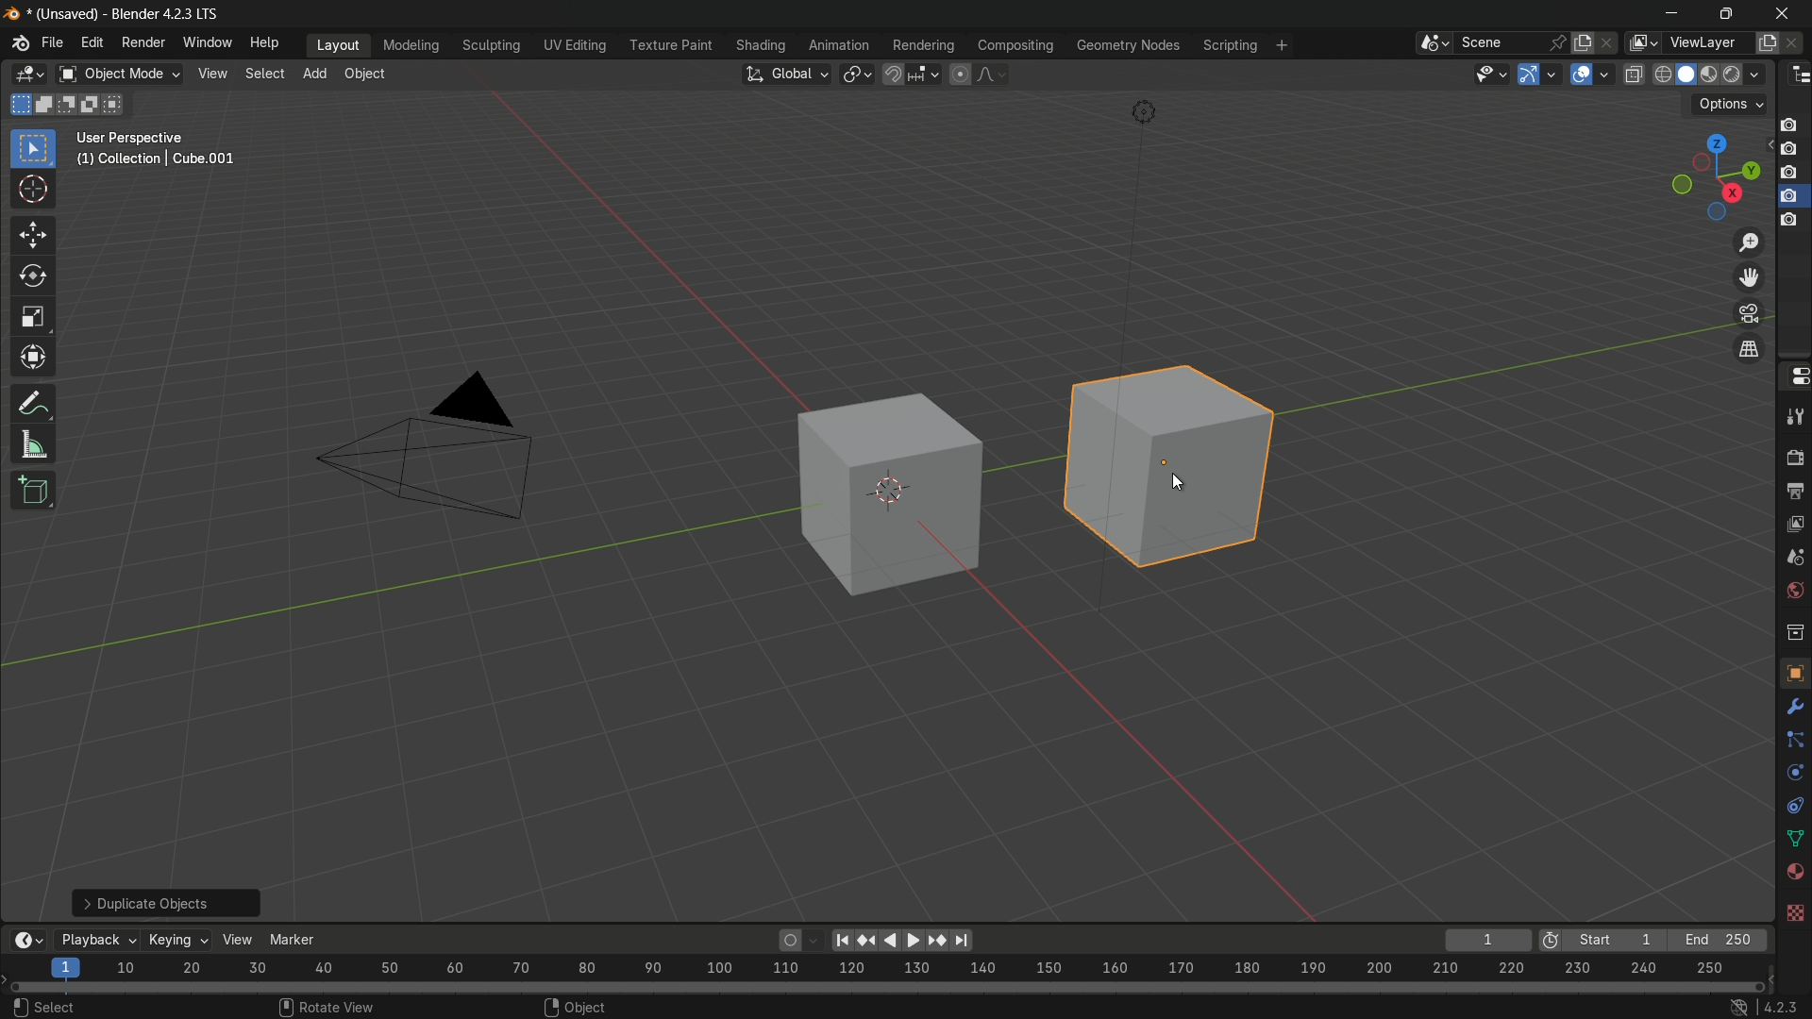 This screenshot has width=1812, height=1019. Describe the element at coordinates (32, 356) in the screenshot. I see `transform` at that location.